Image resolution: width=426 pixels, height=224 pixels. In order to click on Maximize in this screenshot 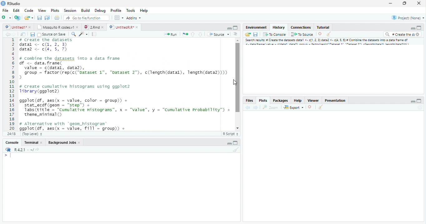, I will do `click(419, 28)`.